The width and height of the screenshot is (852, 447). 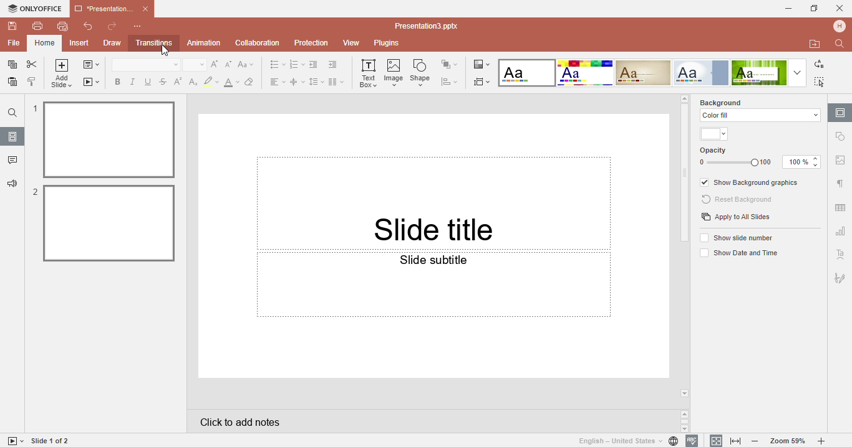 What do you see at coordinates (232, 81) in the screenshot?
I see `Font color` at bounding box center [232, 81].